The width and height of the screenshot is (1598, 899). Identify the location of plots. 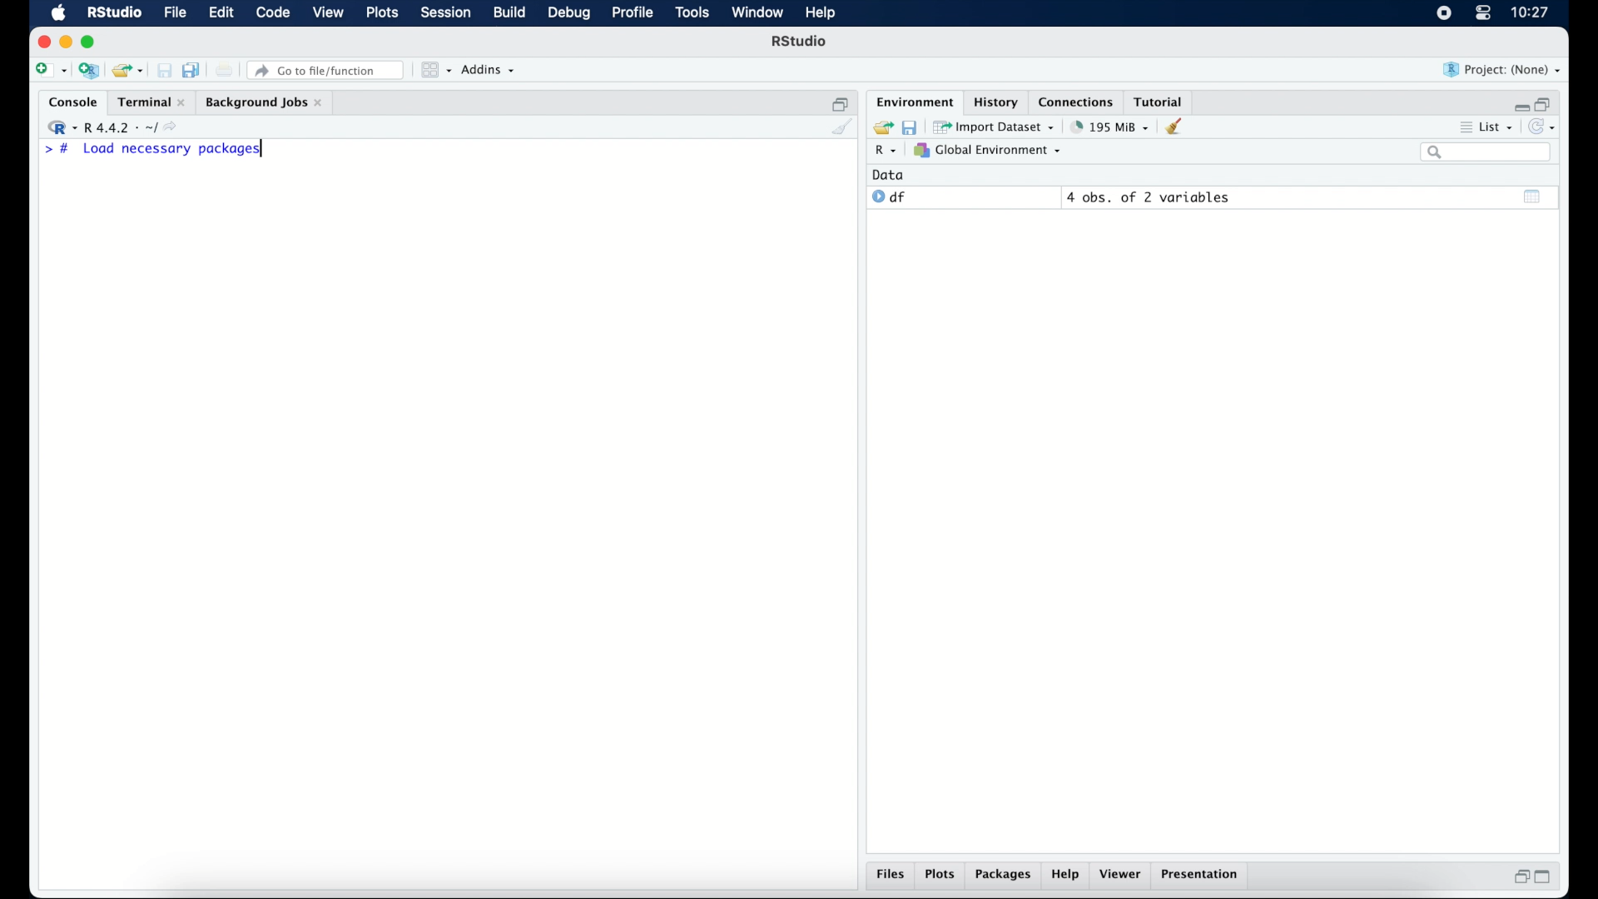
(385, 14).